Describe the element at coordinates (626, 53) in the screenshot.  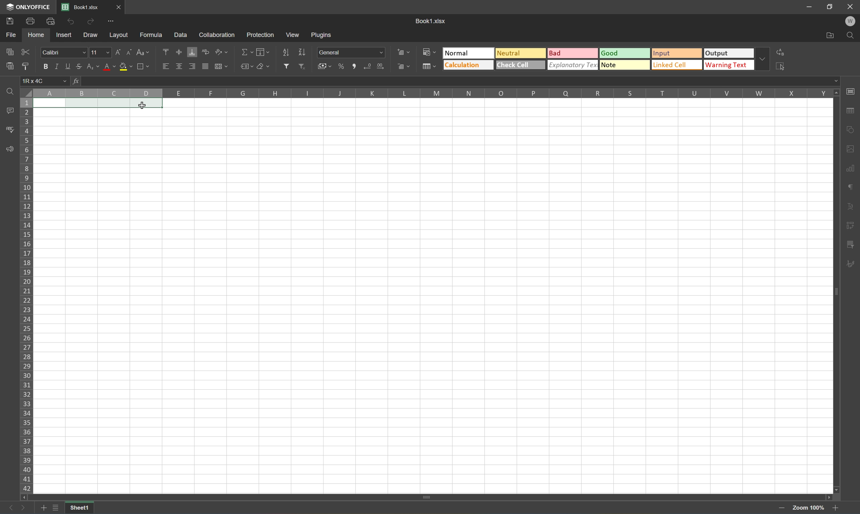
I see `Good` at that location.